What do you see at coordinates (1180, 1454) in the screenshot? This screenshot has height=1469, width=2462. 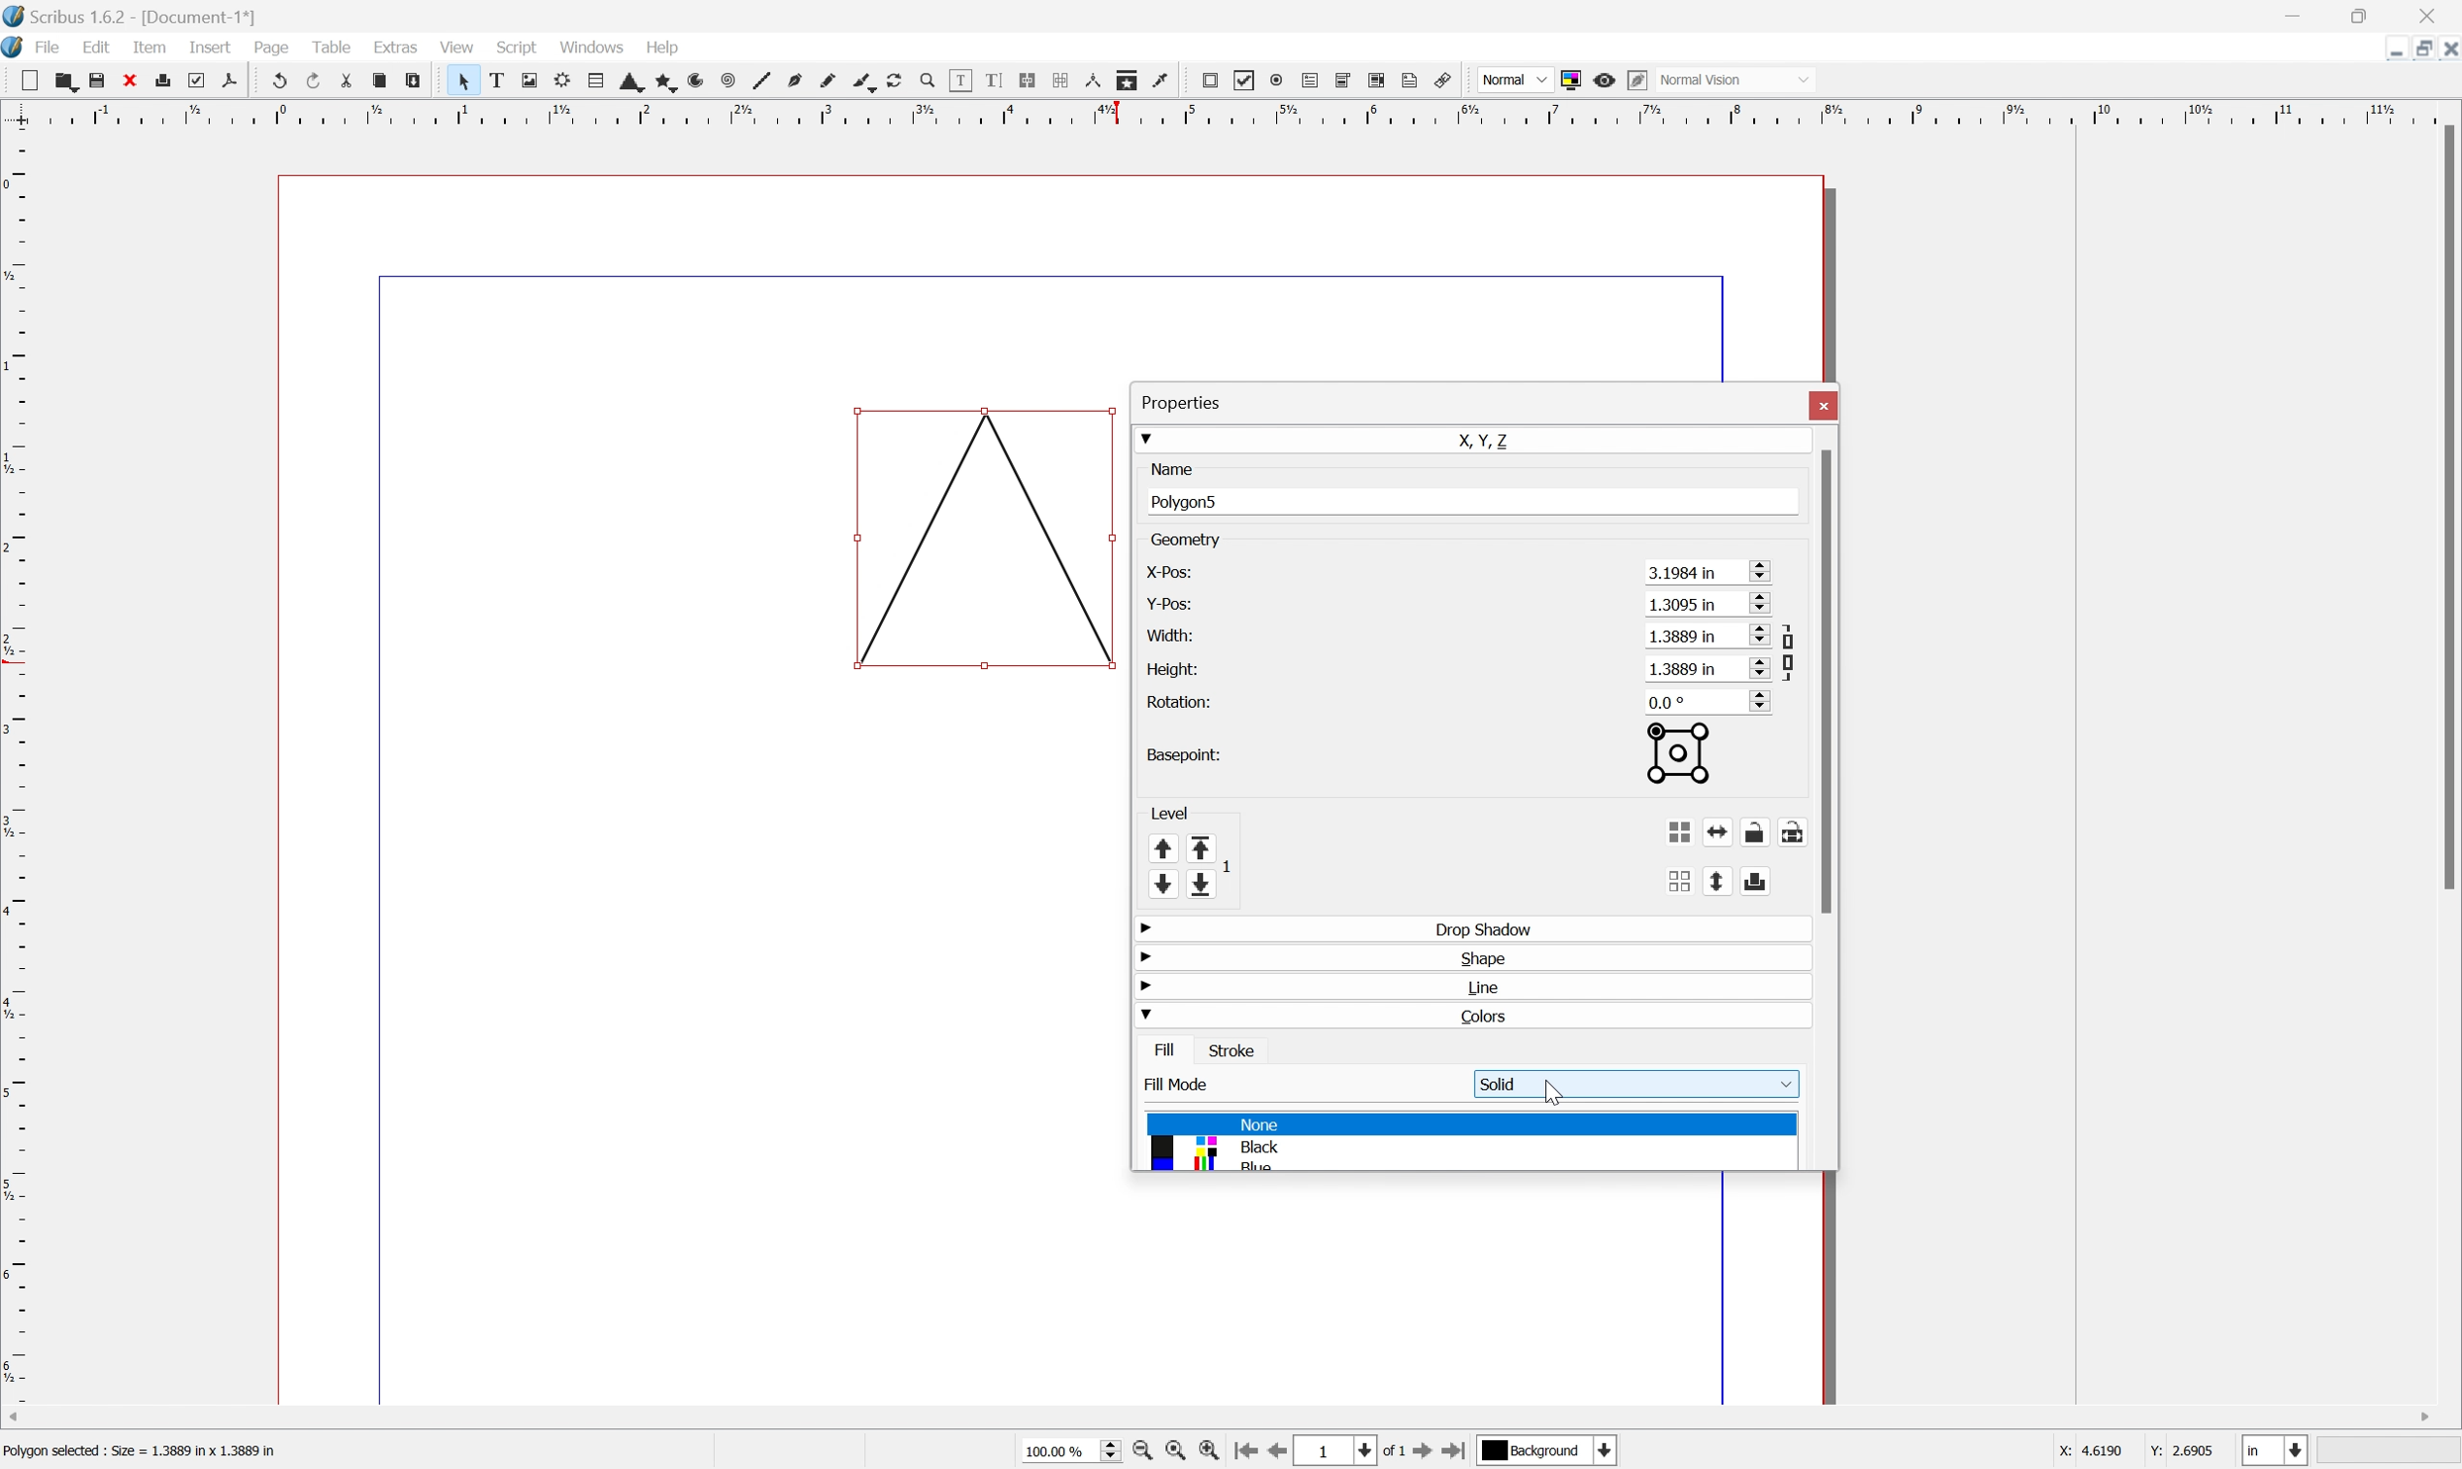 I see `Zoom to 100%` at bounding box center [1180, 1454].